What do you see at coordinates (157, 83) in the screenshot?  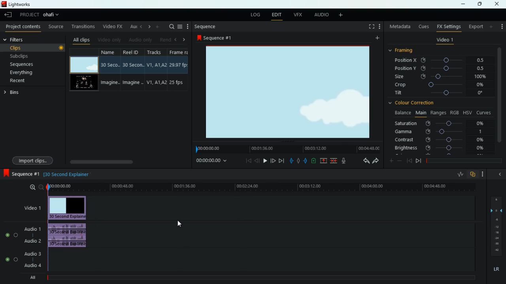 I see `V1, A1, A2` at bounding box center [157, 83].